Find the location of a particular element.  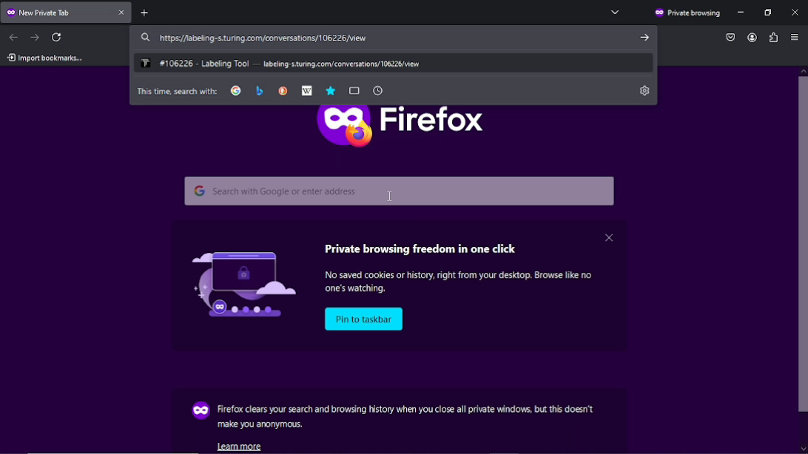

close is located at coordinates (608, 237).